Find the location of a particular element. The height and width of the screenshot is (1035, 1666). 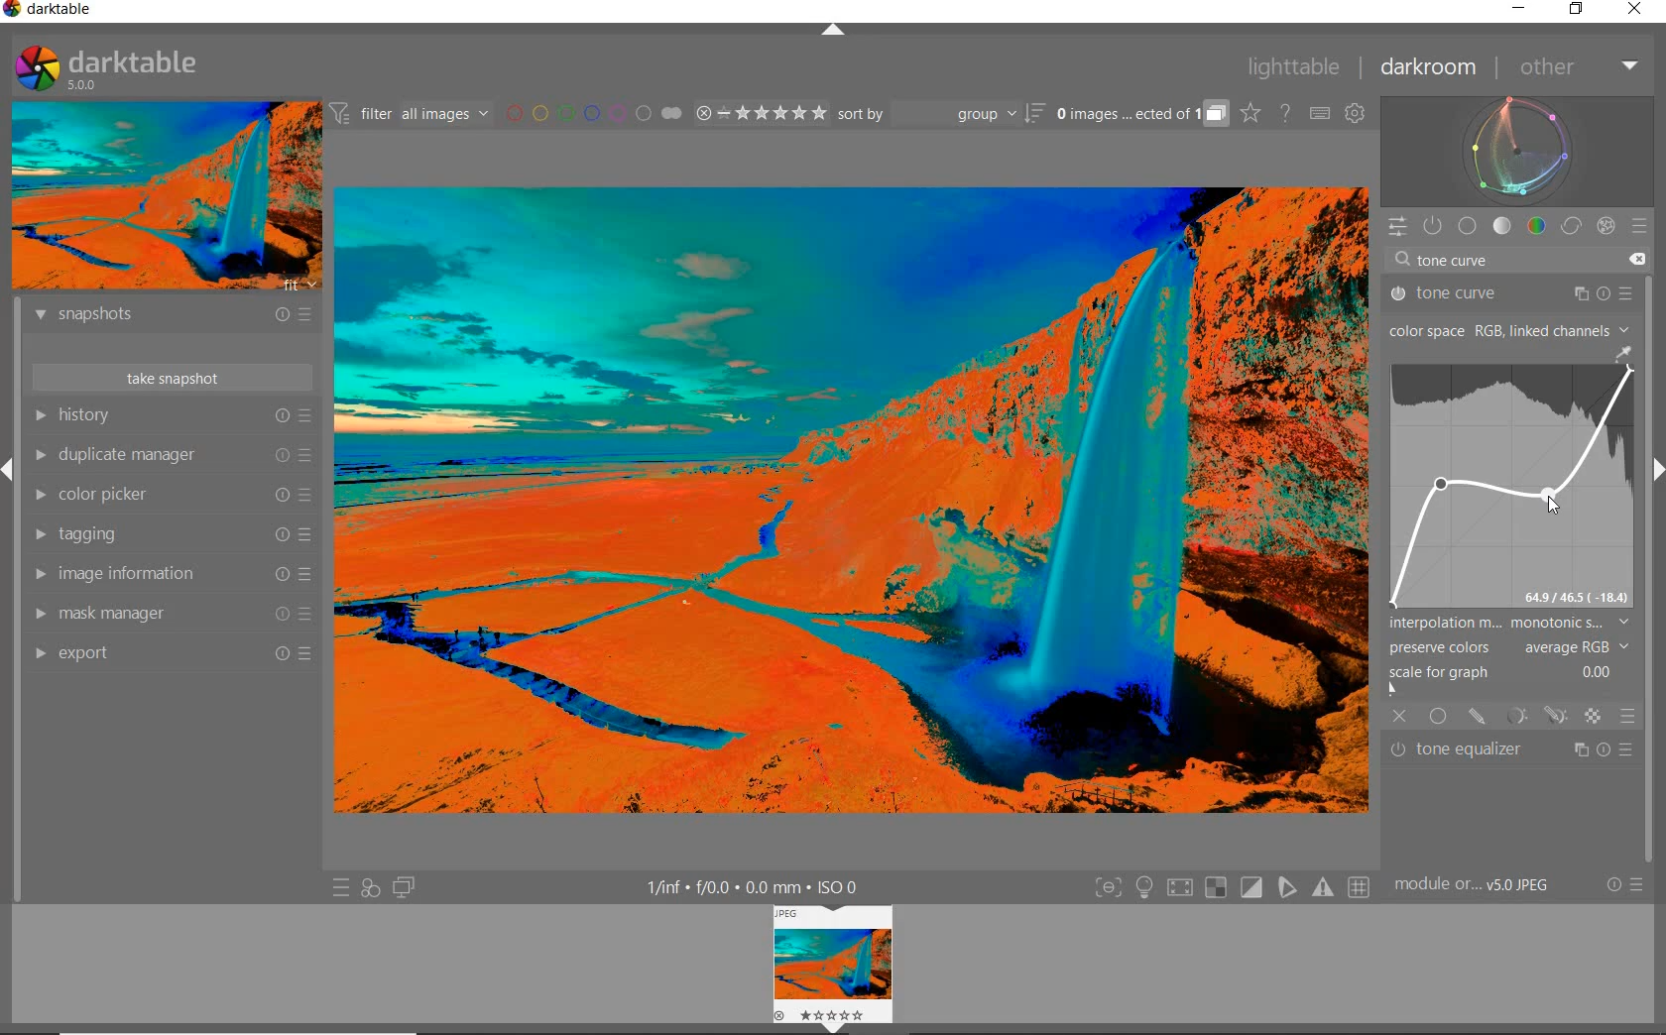

sort by is located at coordinates (941, 113).